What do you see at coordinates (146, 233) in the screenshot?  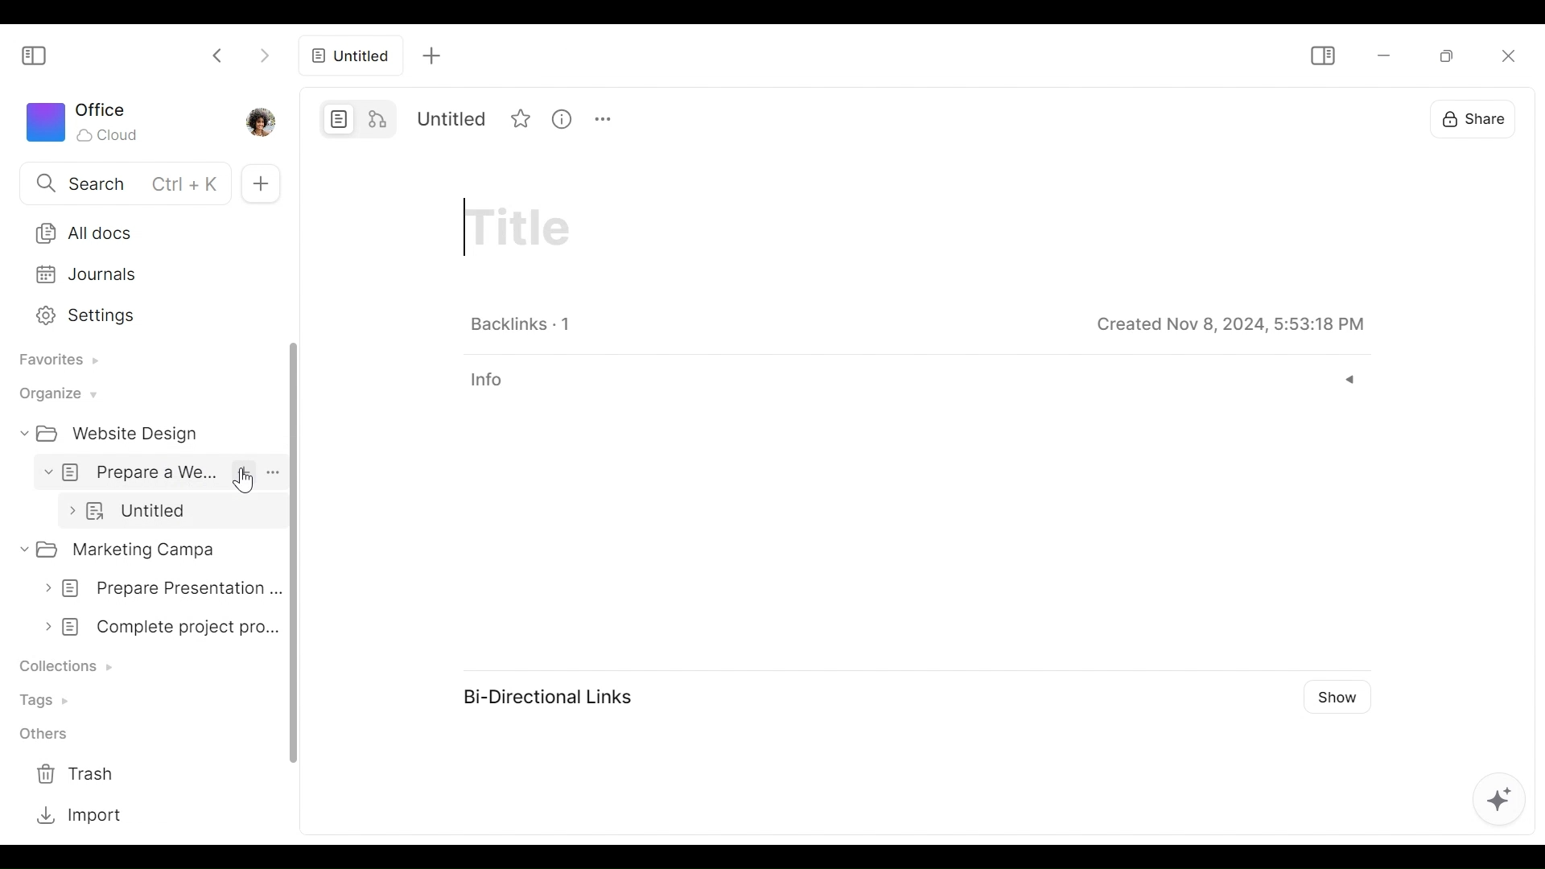 I see `All Documents` at bounding box center [146, 233].